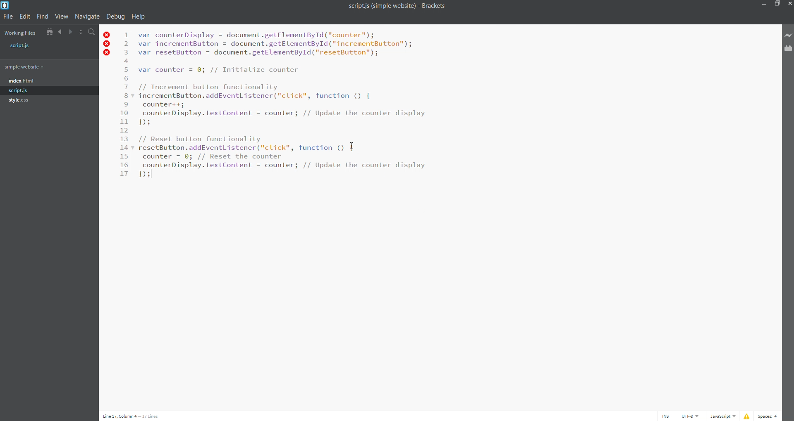  I want to click on script.js, so click(48, 90).